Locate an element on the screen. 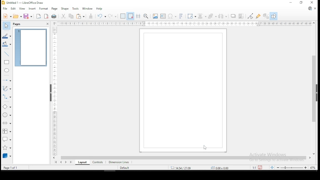 The height and width of the screenshot is (180, 320). insert line is located at coordinates (7, 54).